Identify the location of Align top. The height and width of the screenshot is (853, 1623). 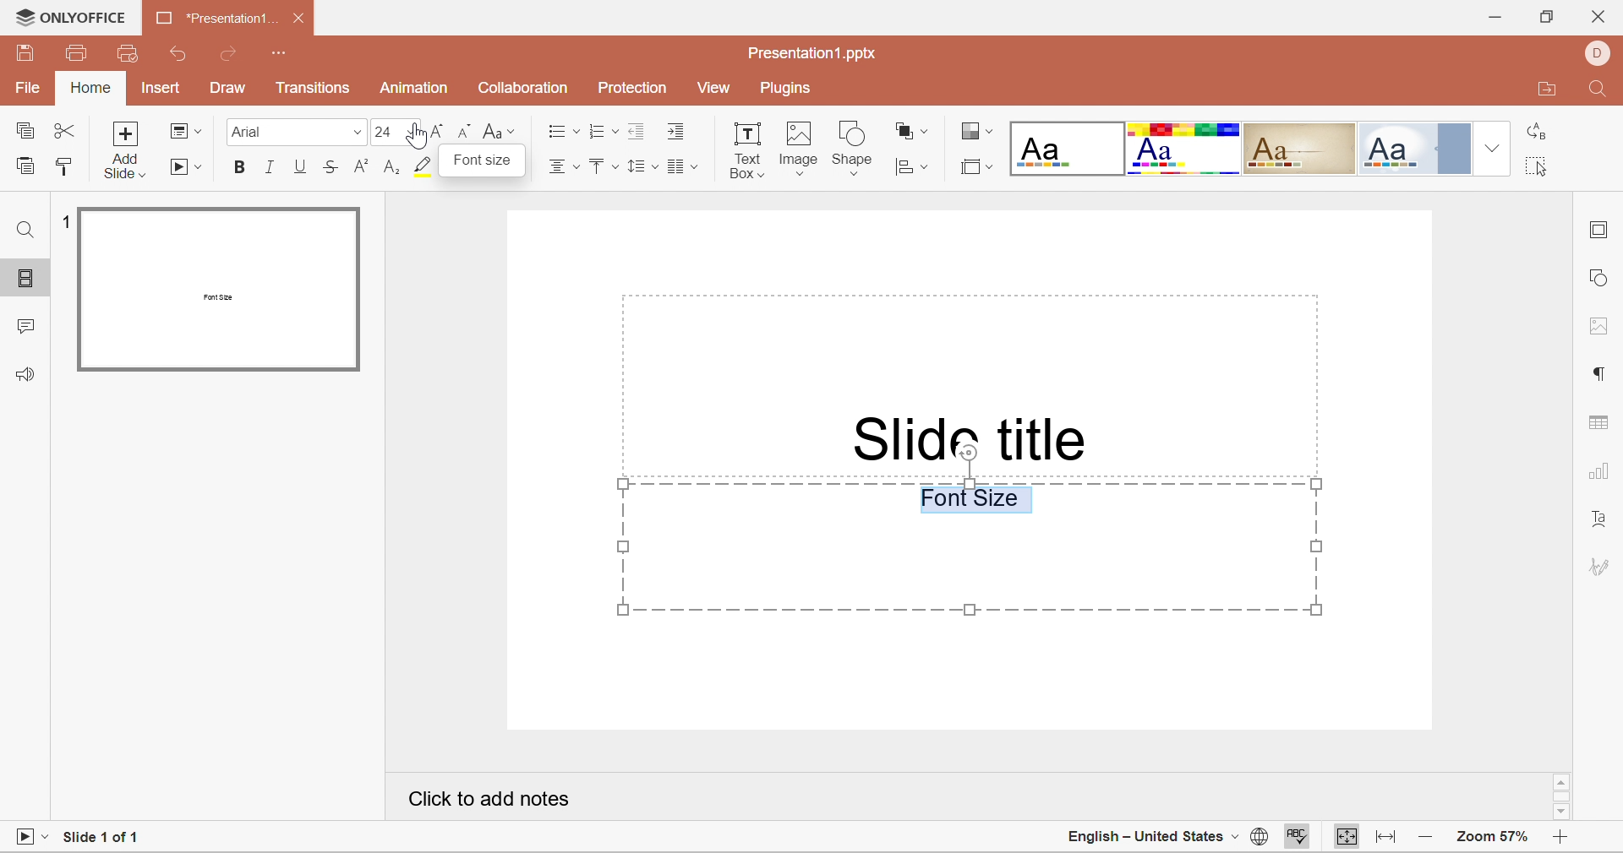
(604, 170).